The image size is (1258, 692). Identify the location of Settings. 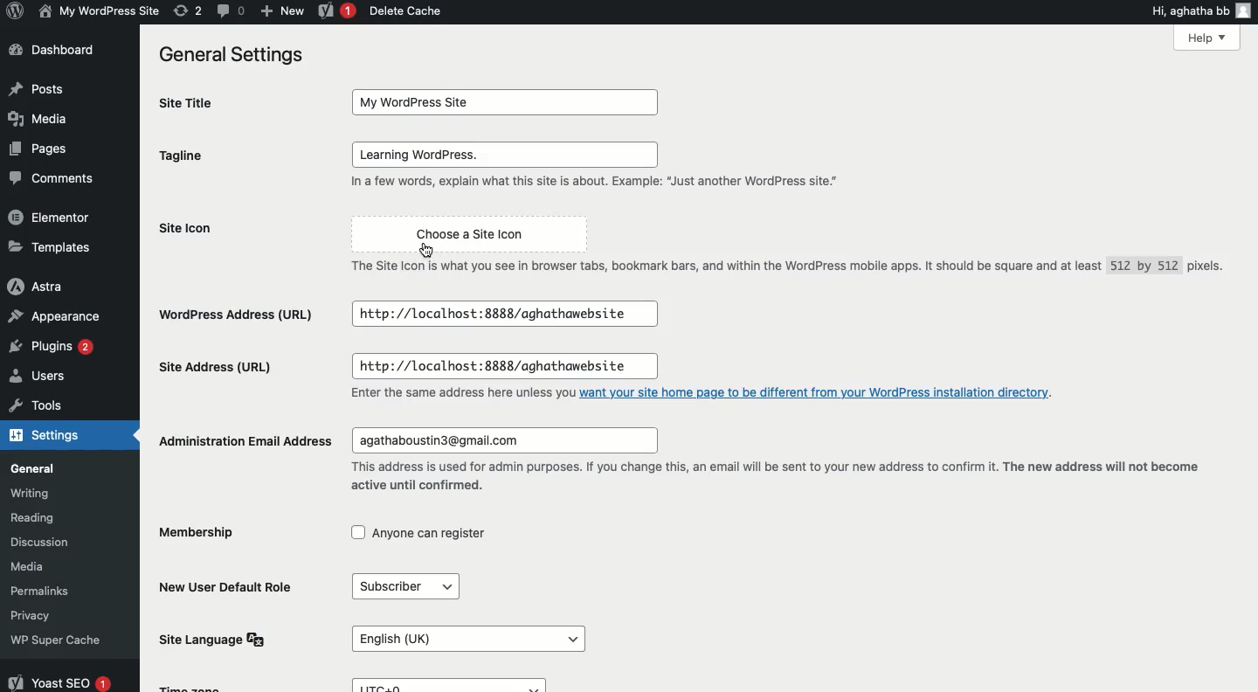
(52, 434).